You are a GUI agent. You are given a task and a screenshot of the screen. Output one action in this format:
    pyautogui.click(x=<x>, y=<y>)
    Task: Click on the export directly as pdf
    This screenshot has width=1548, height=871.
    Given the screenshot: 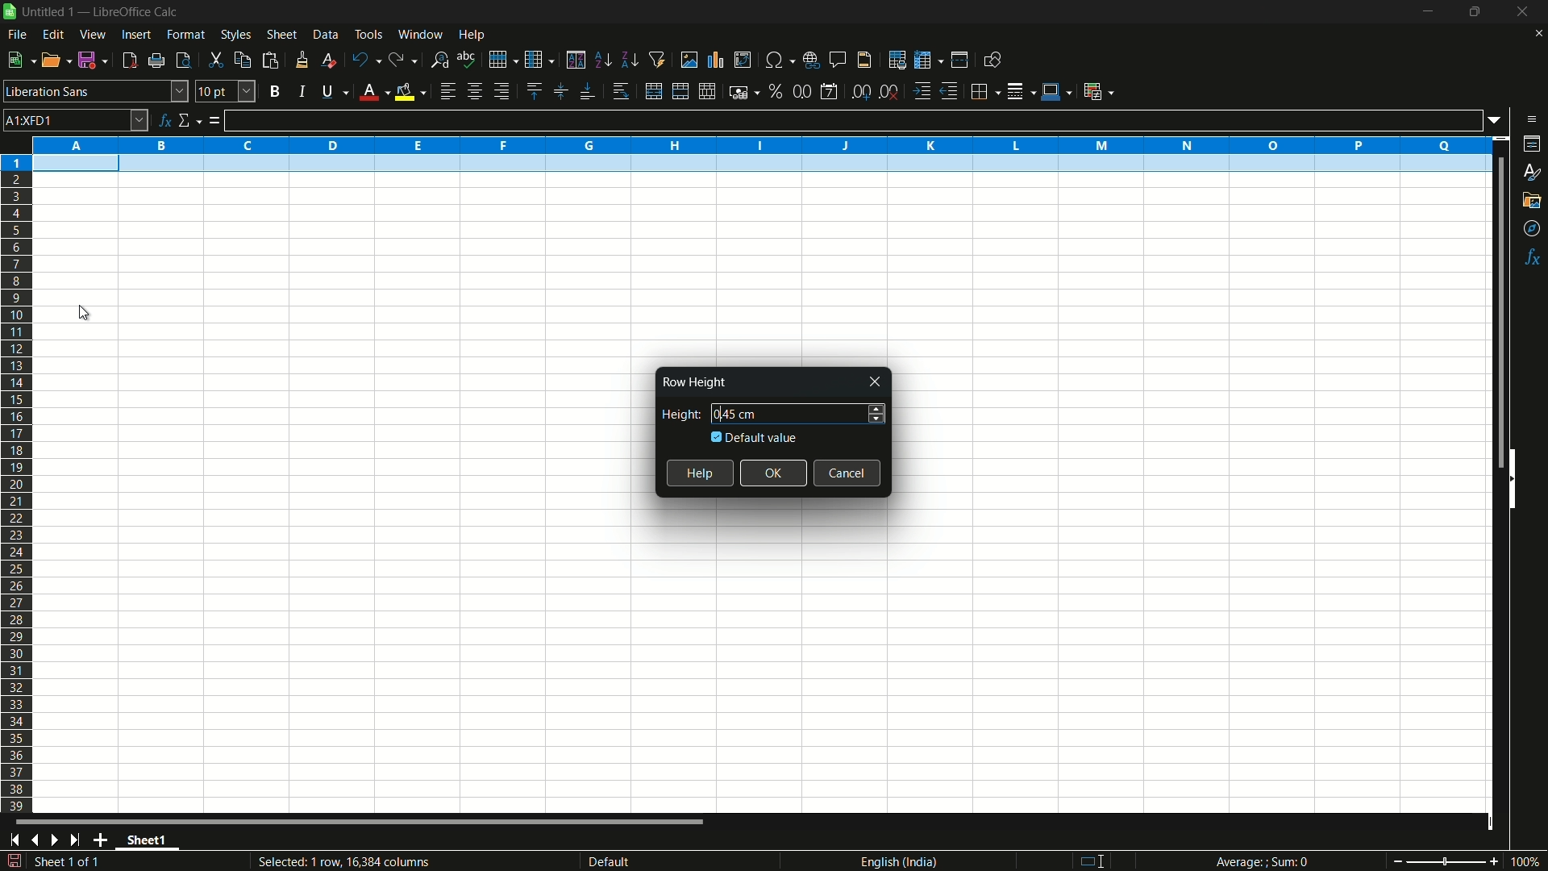 What is the action you would take?
    pyautogui.click(x=129, y=60)
    